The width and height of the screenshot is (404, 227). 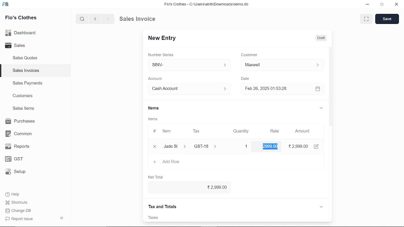 I want to click on Common, so click(x=20, y=134).